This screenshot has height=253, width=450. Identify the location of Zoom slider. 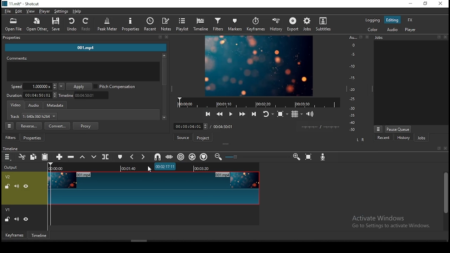
(256, 157).